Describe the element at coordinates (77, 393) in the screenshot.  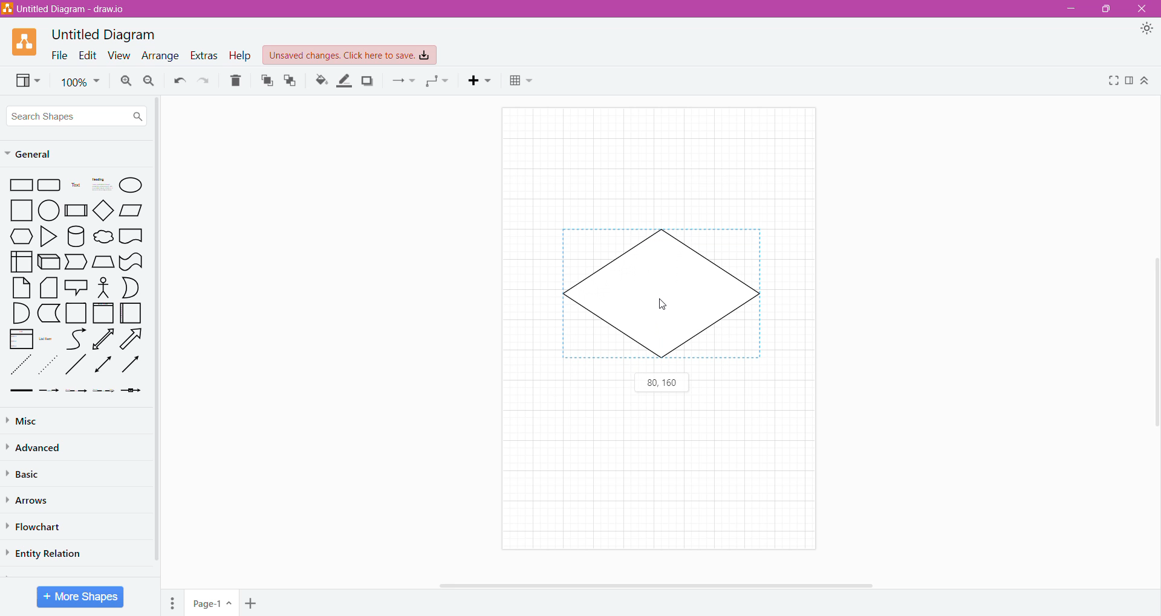
I see `Connector with 2 Labels` at that location.